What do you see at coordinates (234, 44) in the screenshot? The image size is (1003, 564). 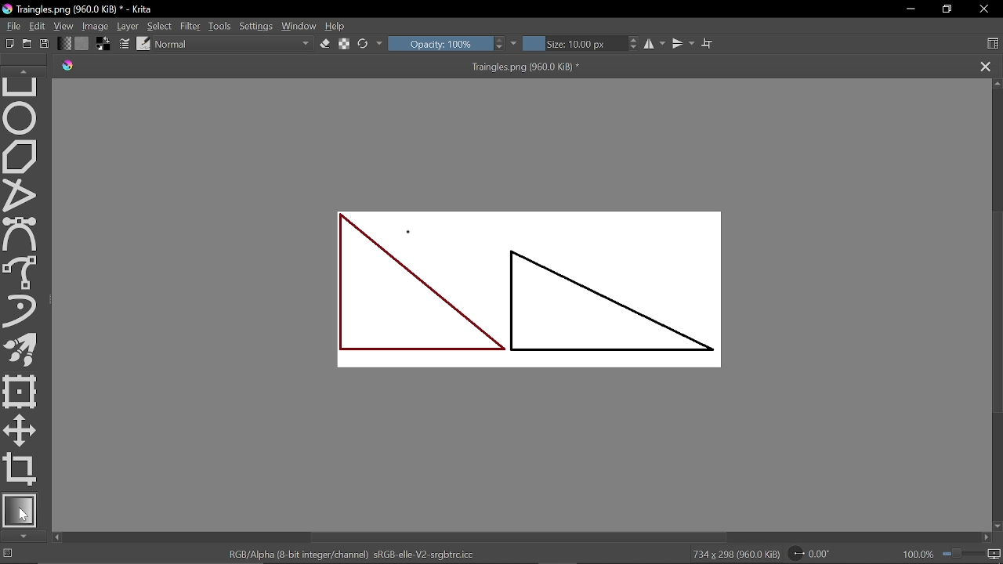 I see `Normal` at bounding box center [234, 44].